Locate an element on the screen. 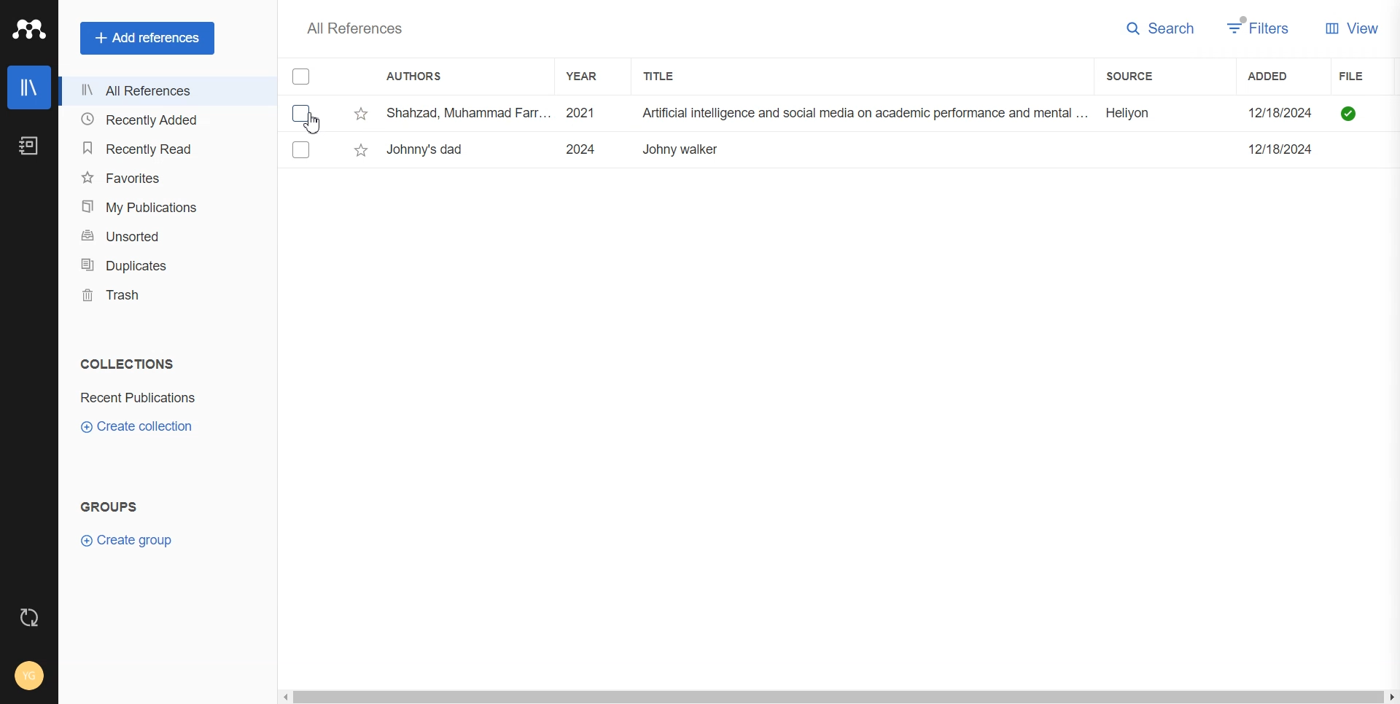 The image size is (1400, 704). File is located at coordinates (1369, 77).